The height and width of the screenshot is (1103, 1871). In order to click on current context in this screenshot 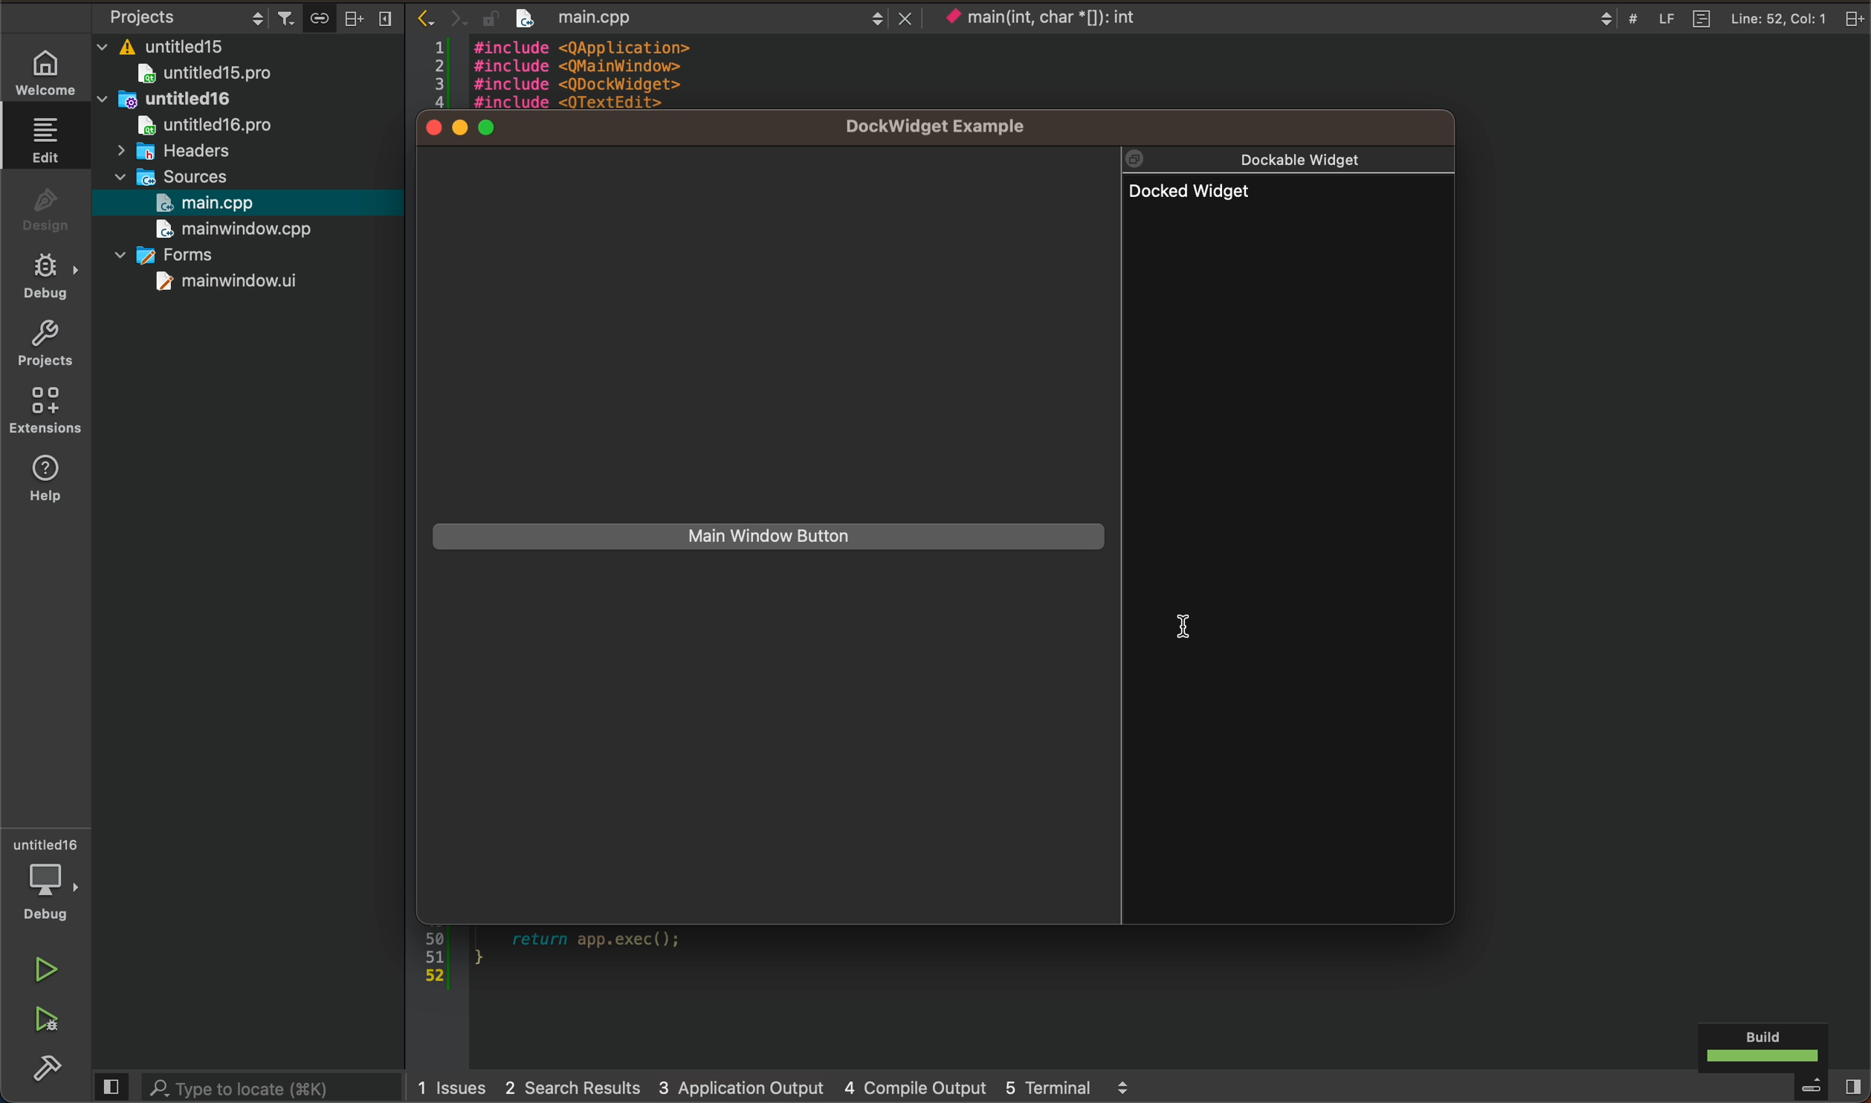, I will do `click(1039, 19)`.